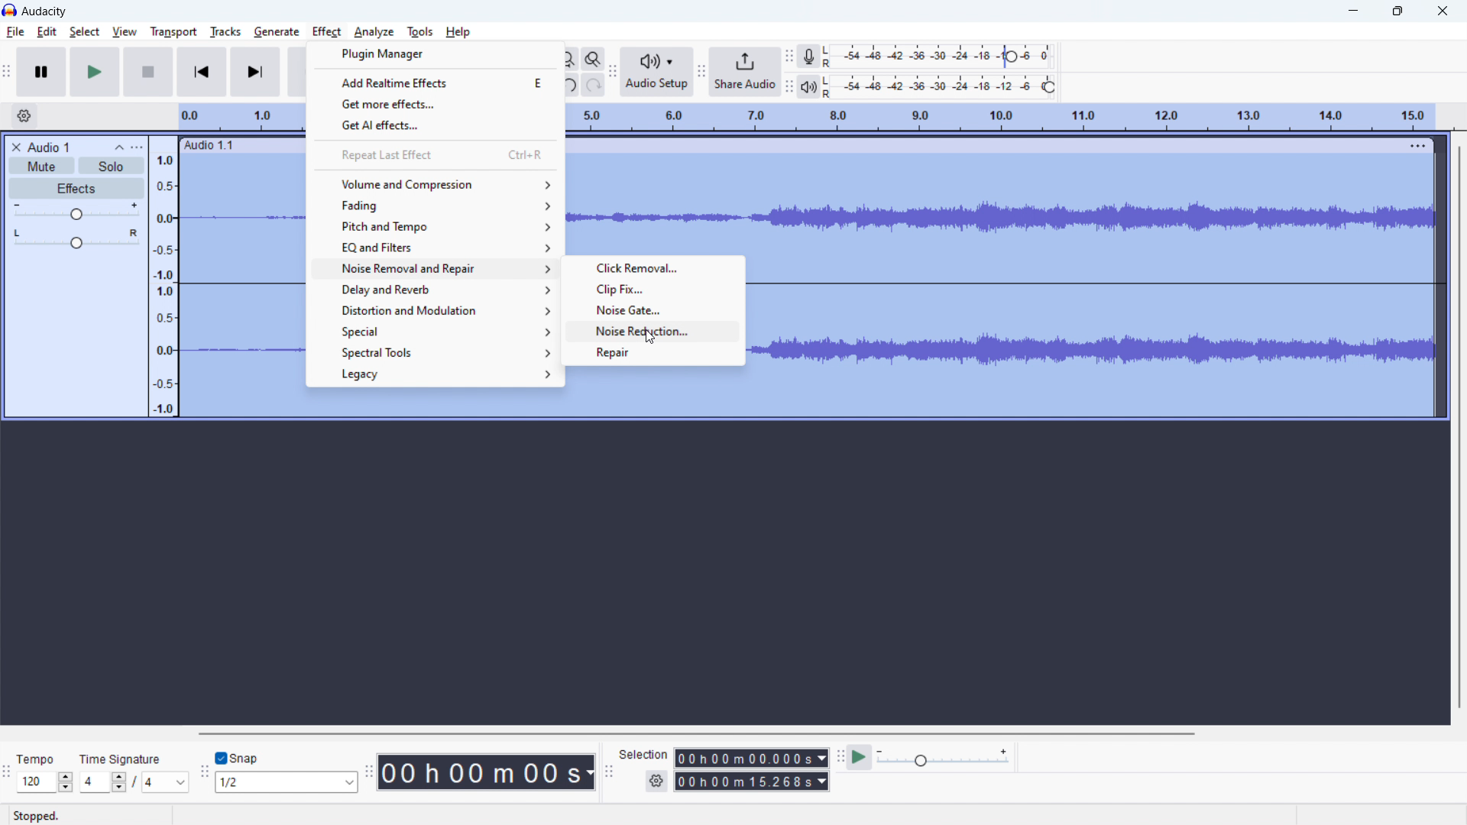 Image resolution: width=1467 pixels, height=825 pixels. What do you see at coordinates (700, 70) in the screenshot?
I see `share audio toolbar` at bounding box center [700, 70].